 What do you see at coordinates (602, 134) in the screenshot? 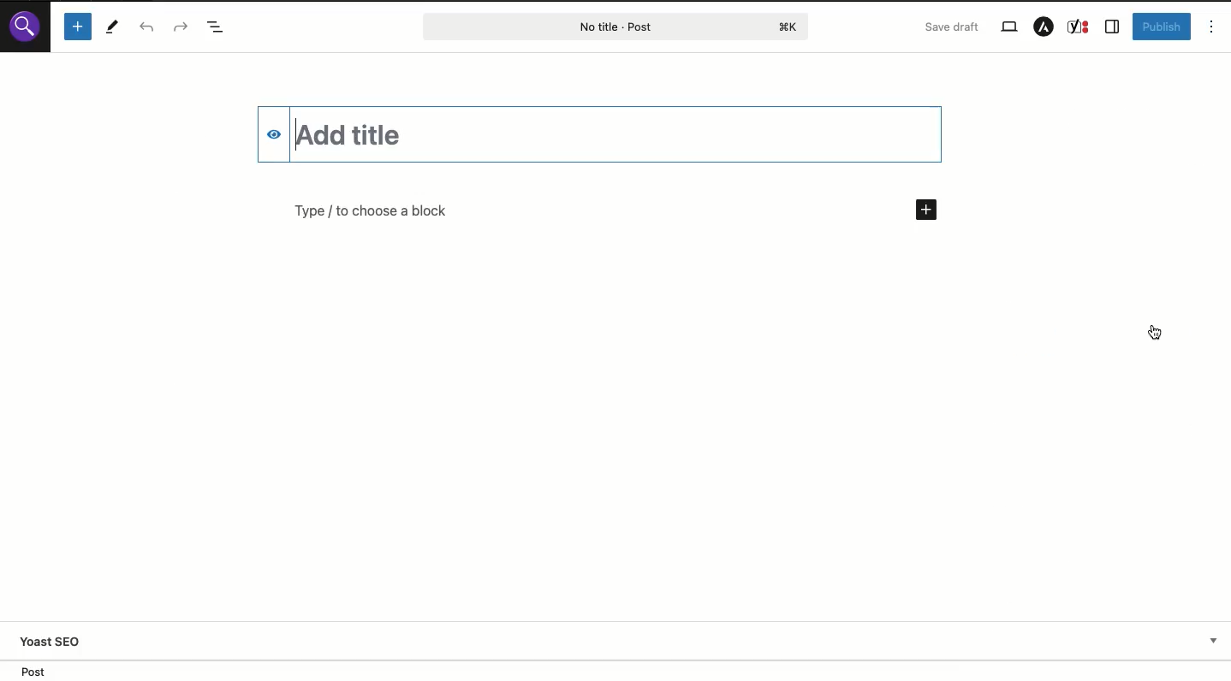
I see `Title` at bounding box center [602, 134].